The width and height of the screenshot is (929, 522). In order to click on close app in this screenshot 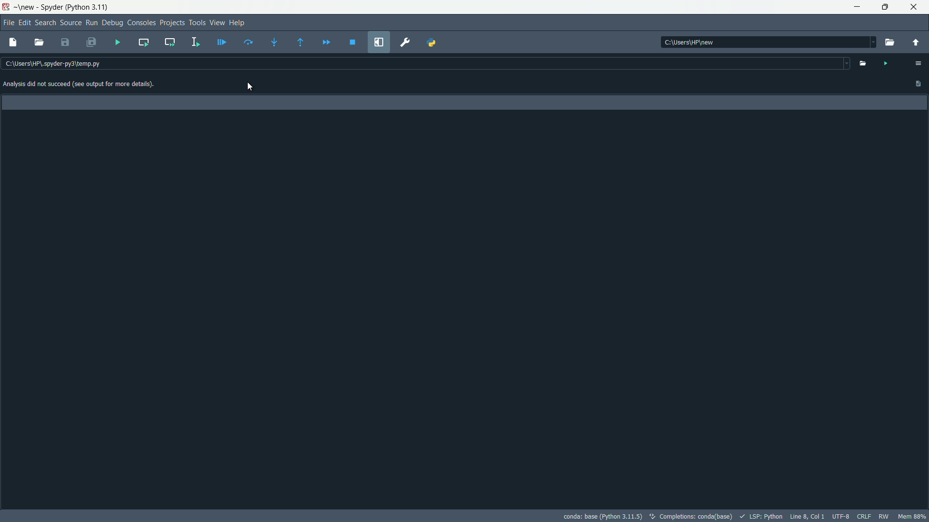, I will do `click(915, 7)`.